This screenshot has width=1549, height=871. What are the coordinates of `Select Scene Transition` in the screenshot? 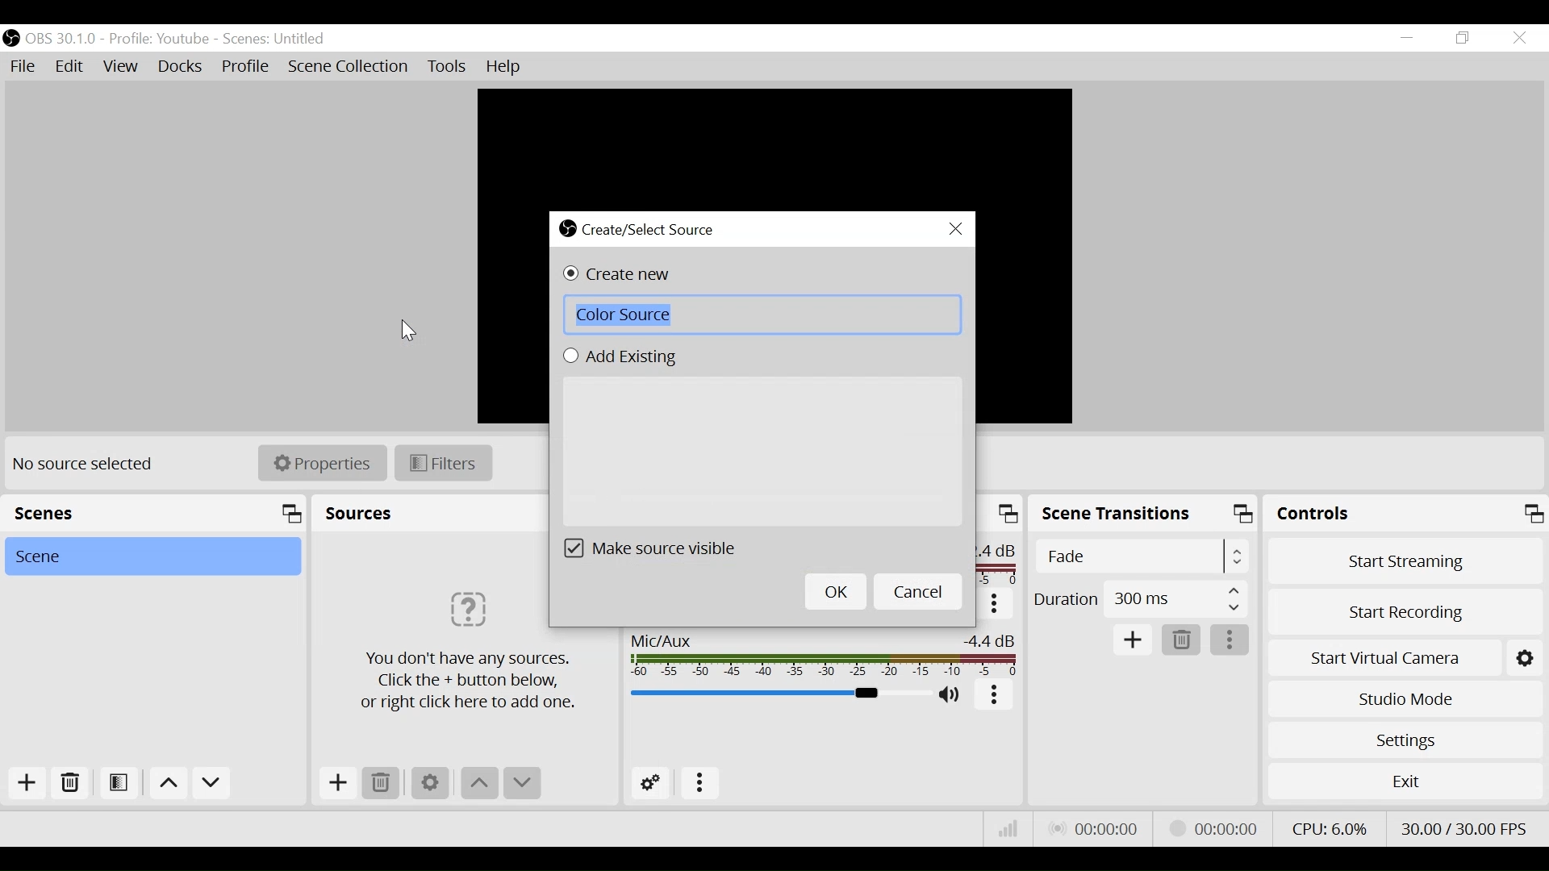 It's located at (1143, 558).